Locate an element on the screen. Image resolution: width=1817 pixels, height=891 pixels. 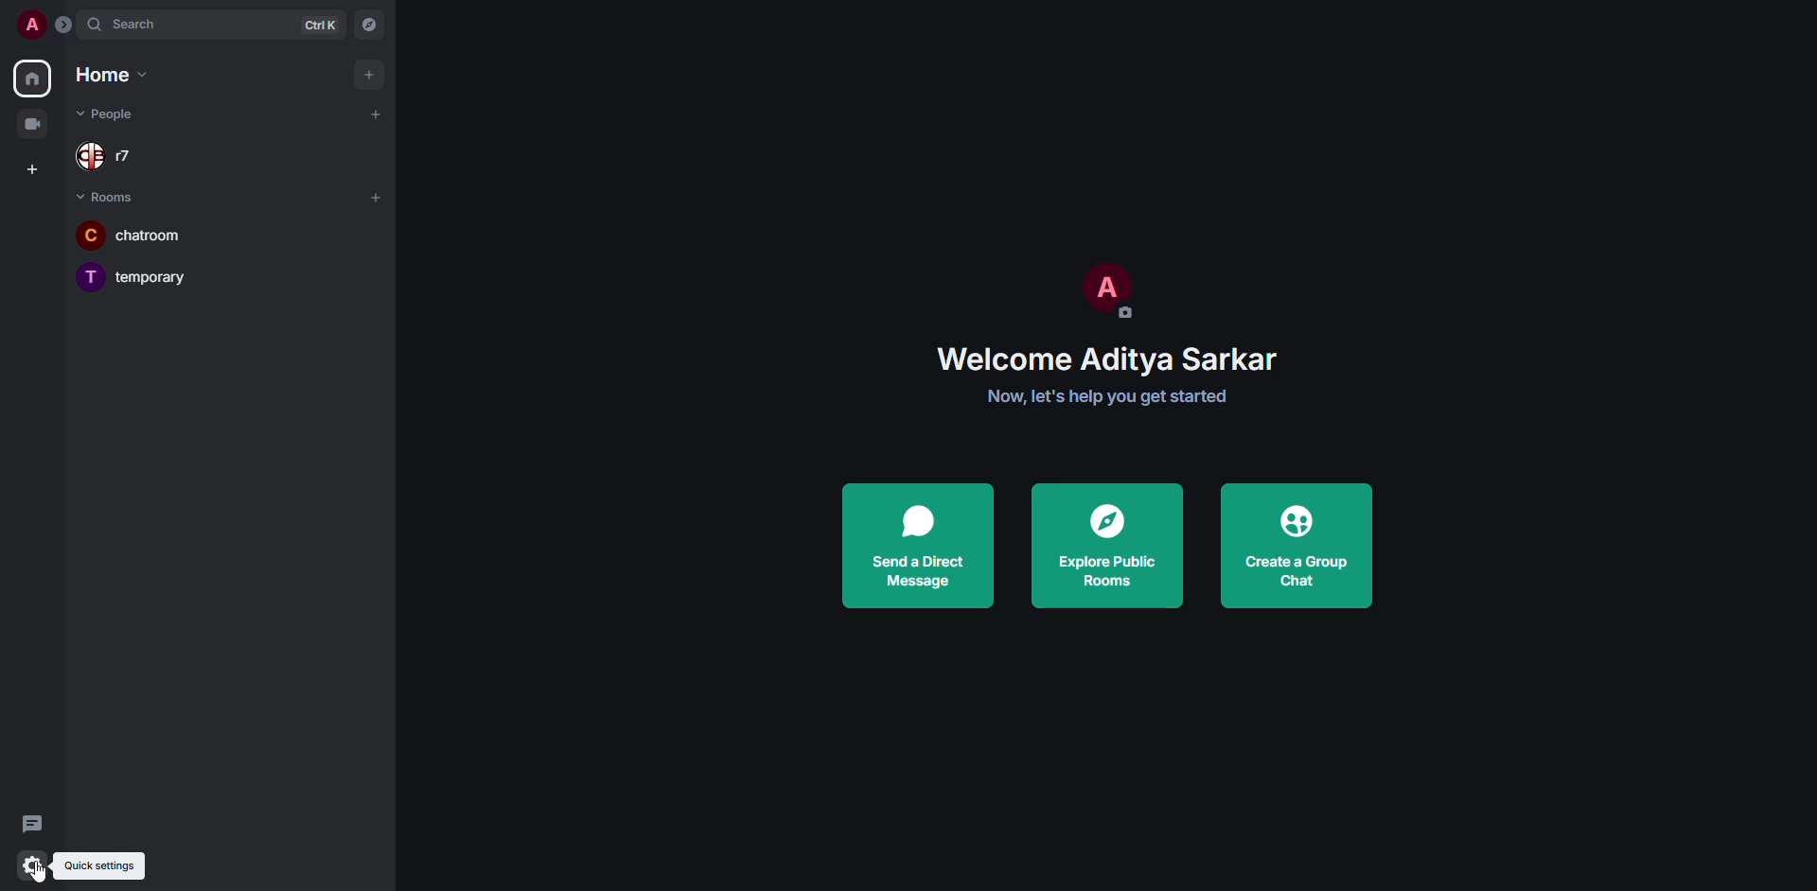
home is located at coordinates (32, 79).